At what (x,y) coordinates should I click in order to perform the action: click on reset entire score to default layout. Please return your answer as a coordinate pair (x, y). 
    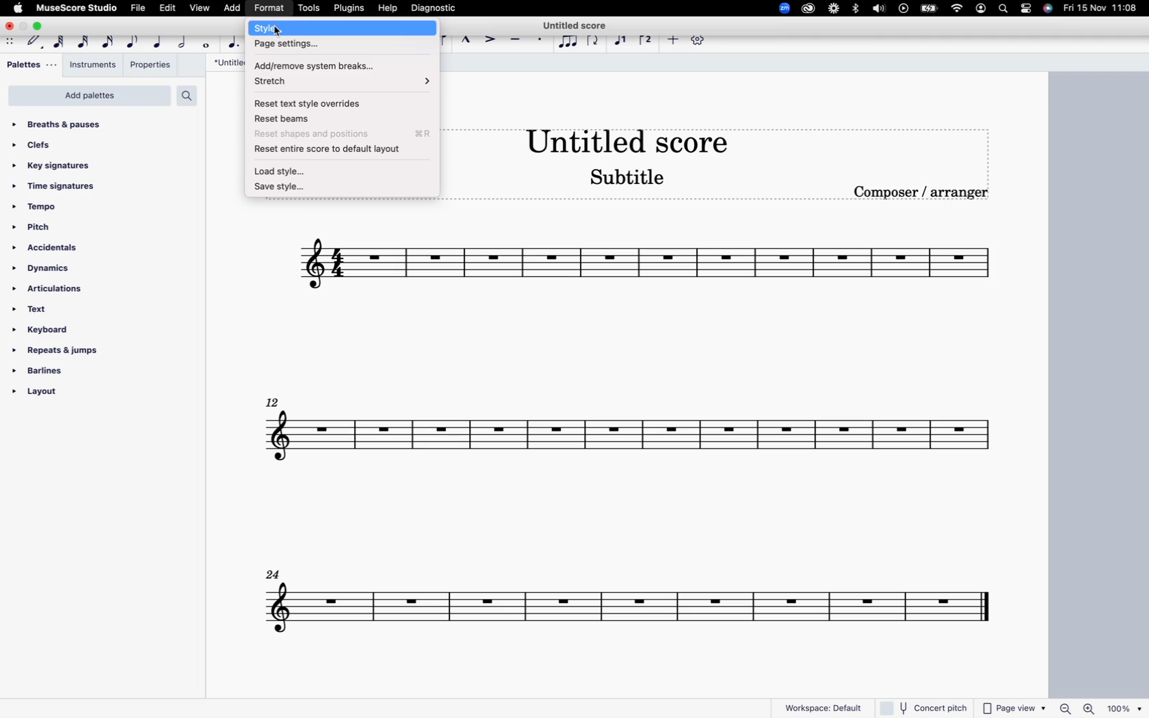
    Looking at the image, I should click on (335, 149).